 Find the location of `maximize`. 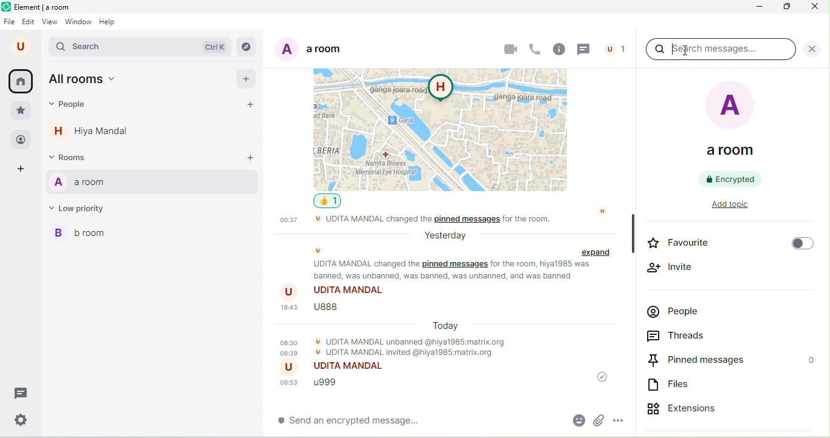

maximize is located at coordinates (788, 8).